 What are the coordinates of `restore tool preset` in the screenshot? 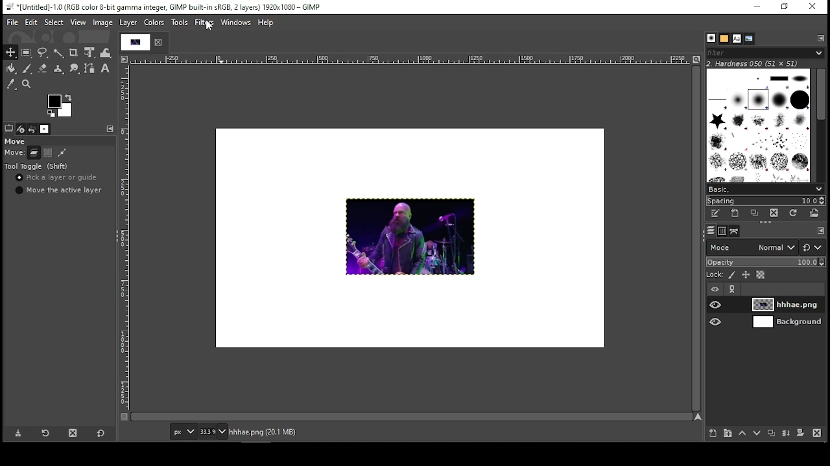 It's located at (45, 433).